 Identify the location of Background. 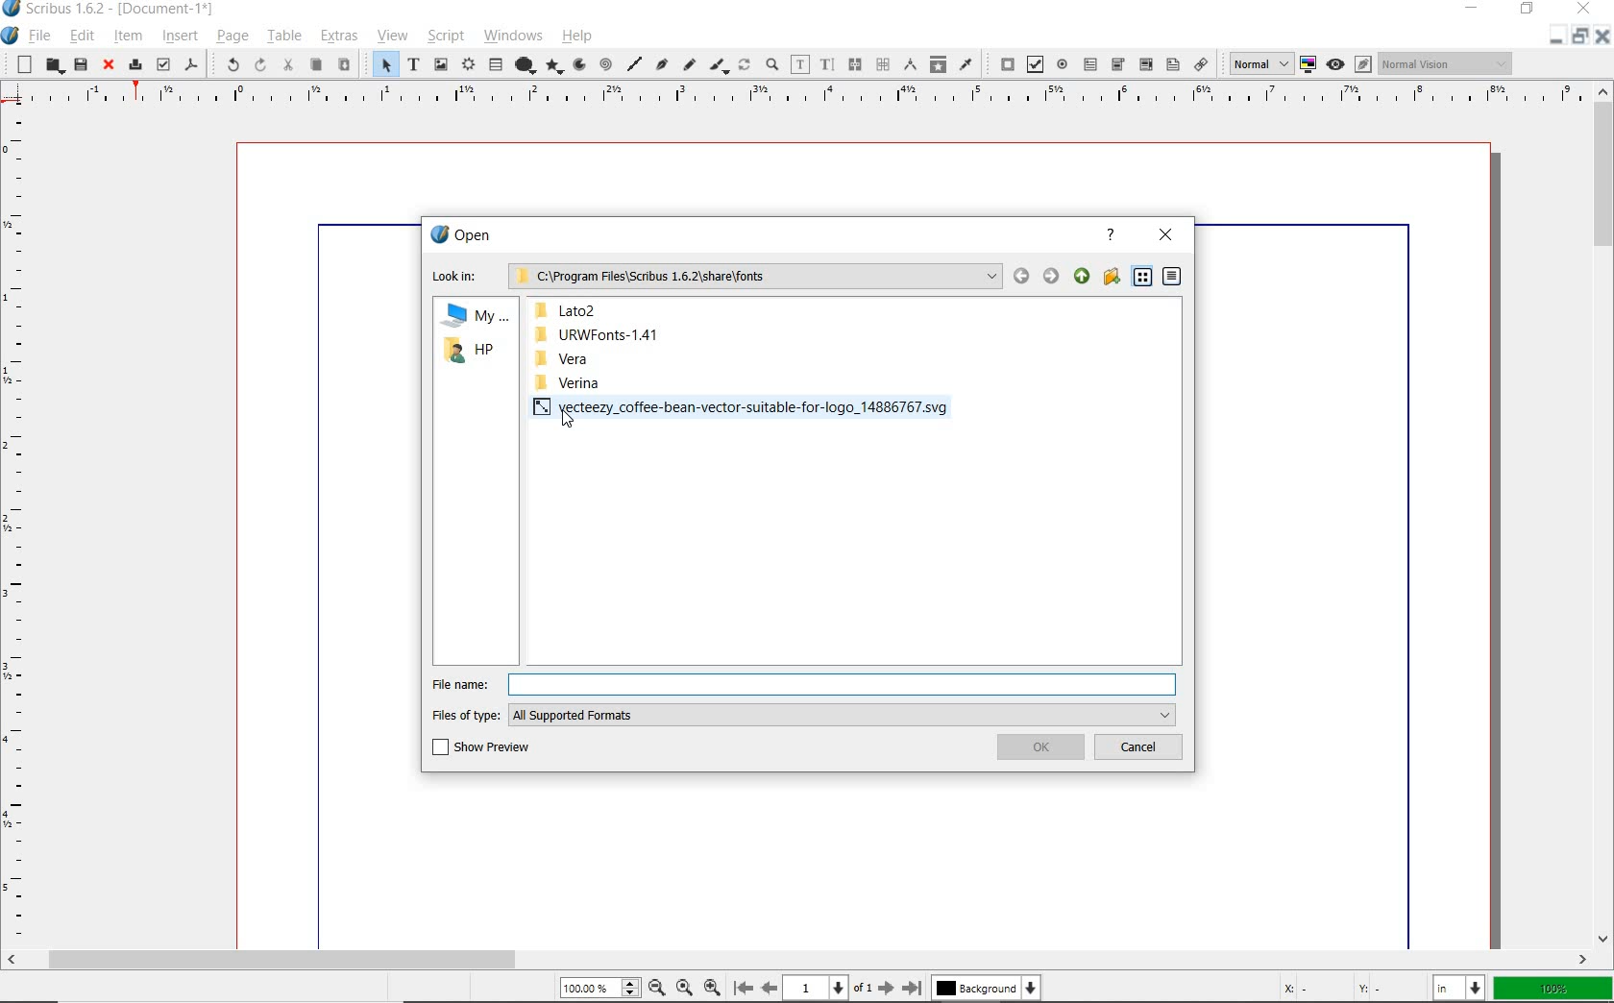
(986, 990).